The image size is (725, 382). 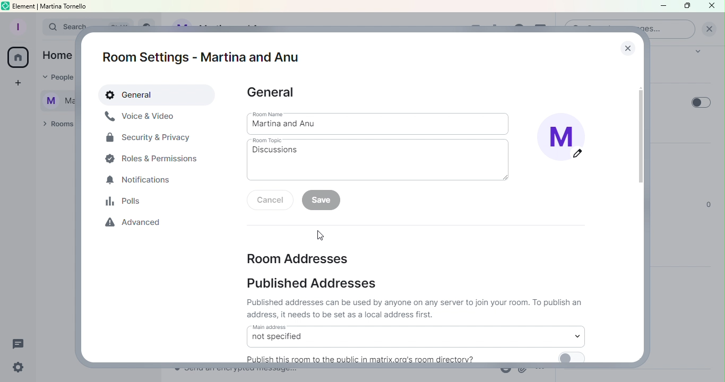 I want to click on Advanced, so click(x=136, y=224).